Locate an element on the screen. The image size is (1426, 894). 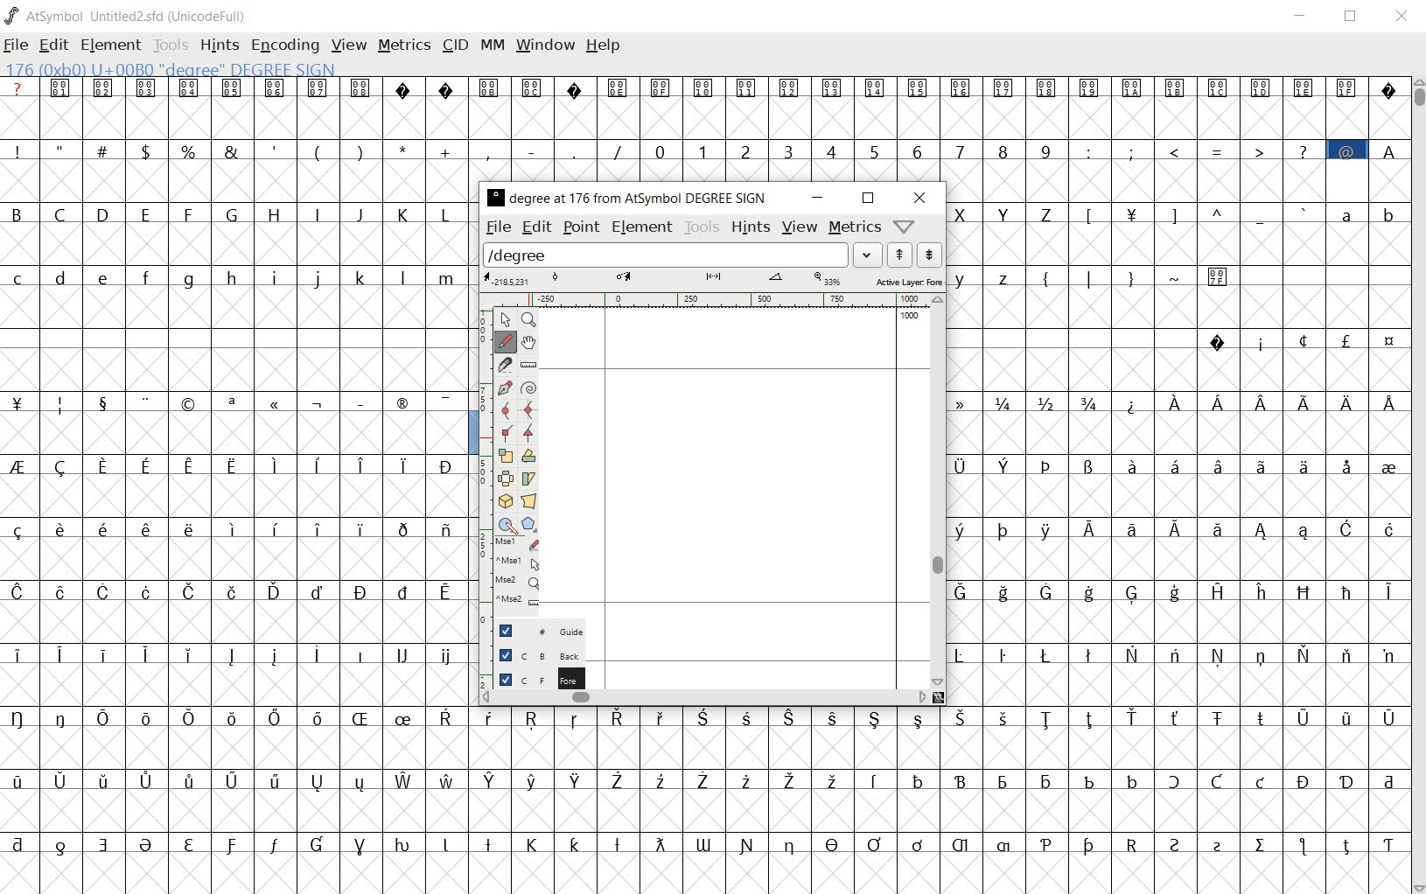
file is located at coordinates (499, 228).